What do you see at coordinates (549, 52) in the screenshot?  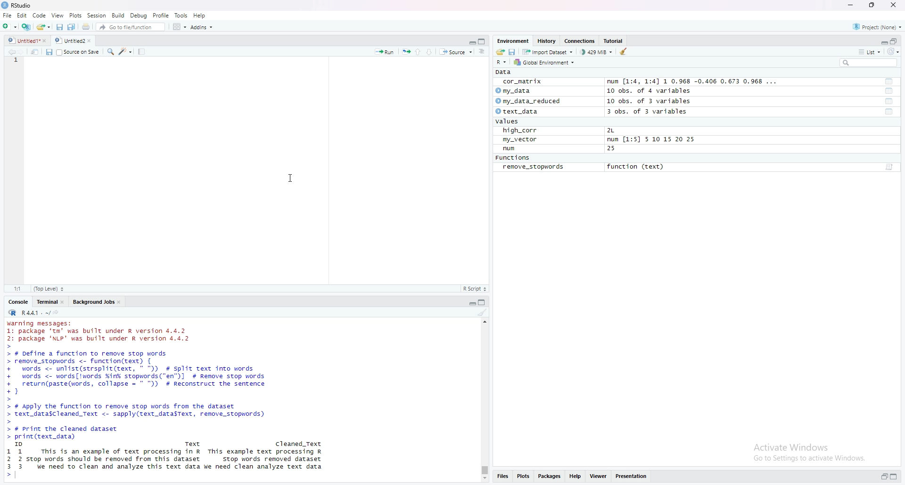 I see `import Dataset` at bounding box center [549, 52].